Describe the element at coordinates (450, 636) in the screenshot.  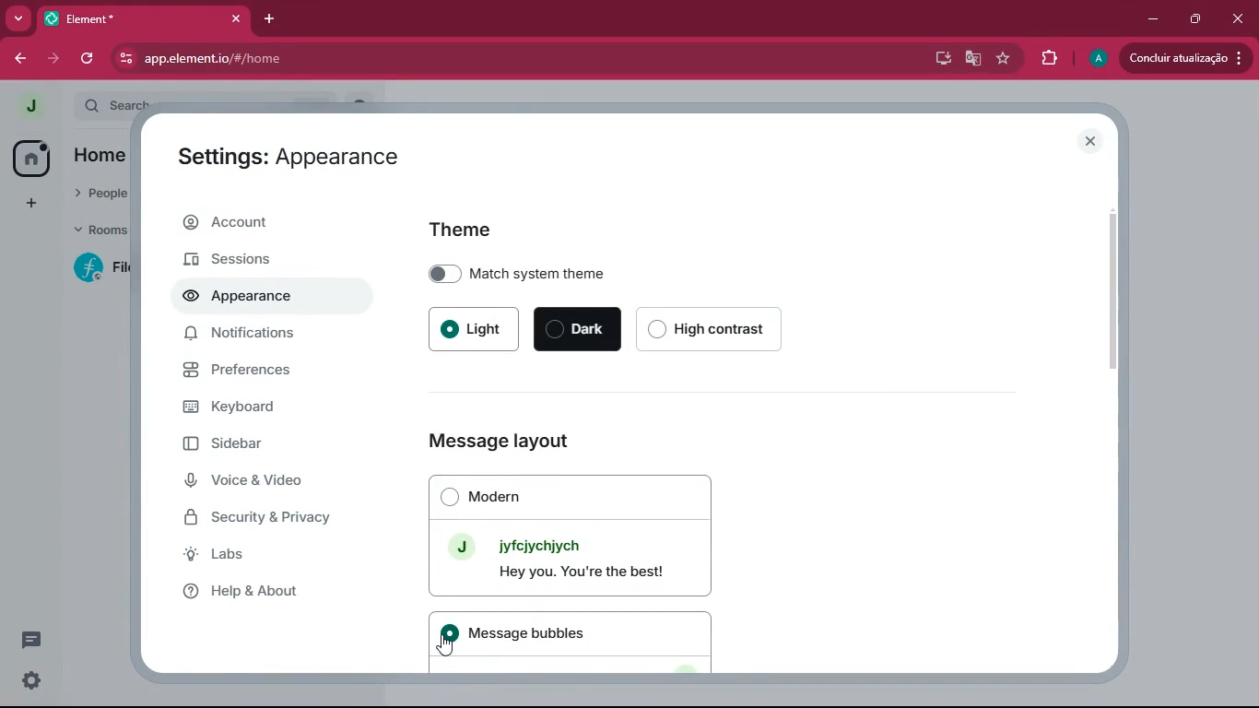
I see `on` at that location.